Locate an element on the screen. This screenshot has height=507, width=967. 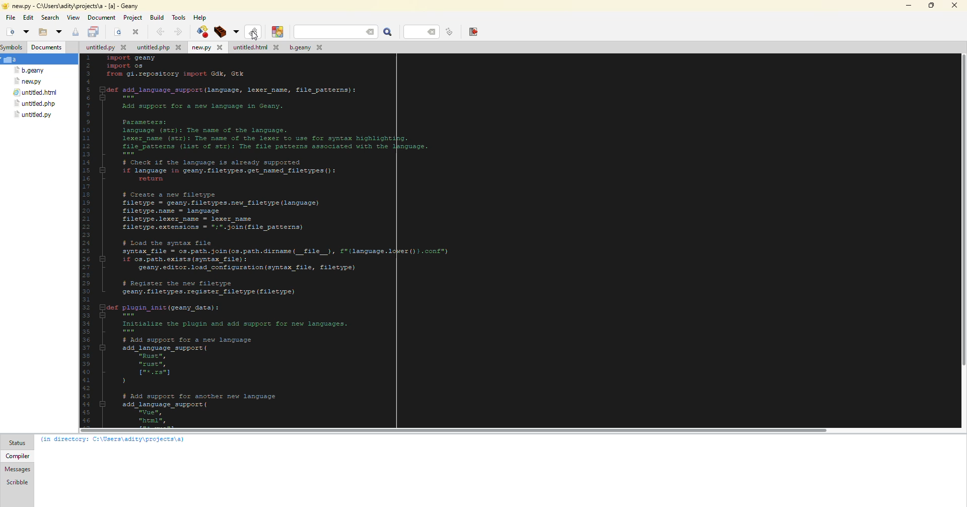
view is located at coordinates (74, 18).